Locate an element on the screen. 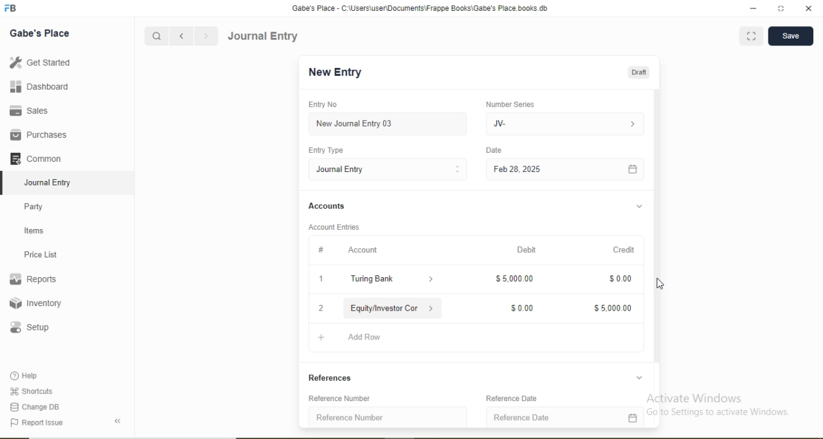 This screenshot has height=439, width=823. full screen is located at coordinates (781, 8).